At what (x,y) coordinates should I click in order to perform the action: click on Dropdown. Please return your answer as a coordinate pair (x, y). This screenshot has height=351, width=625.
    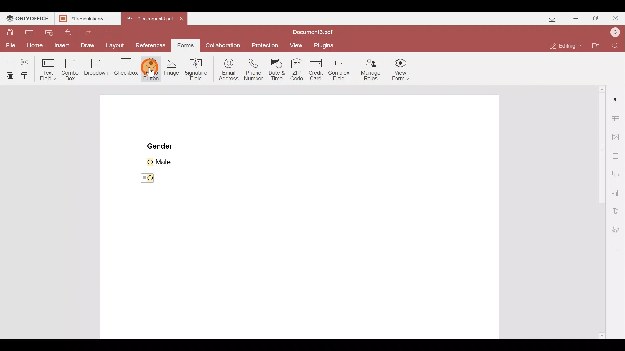
    Looking at the image, I should click on (96, 70).